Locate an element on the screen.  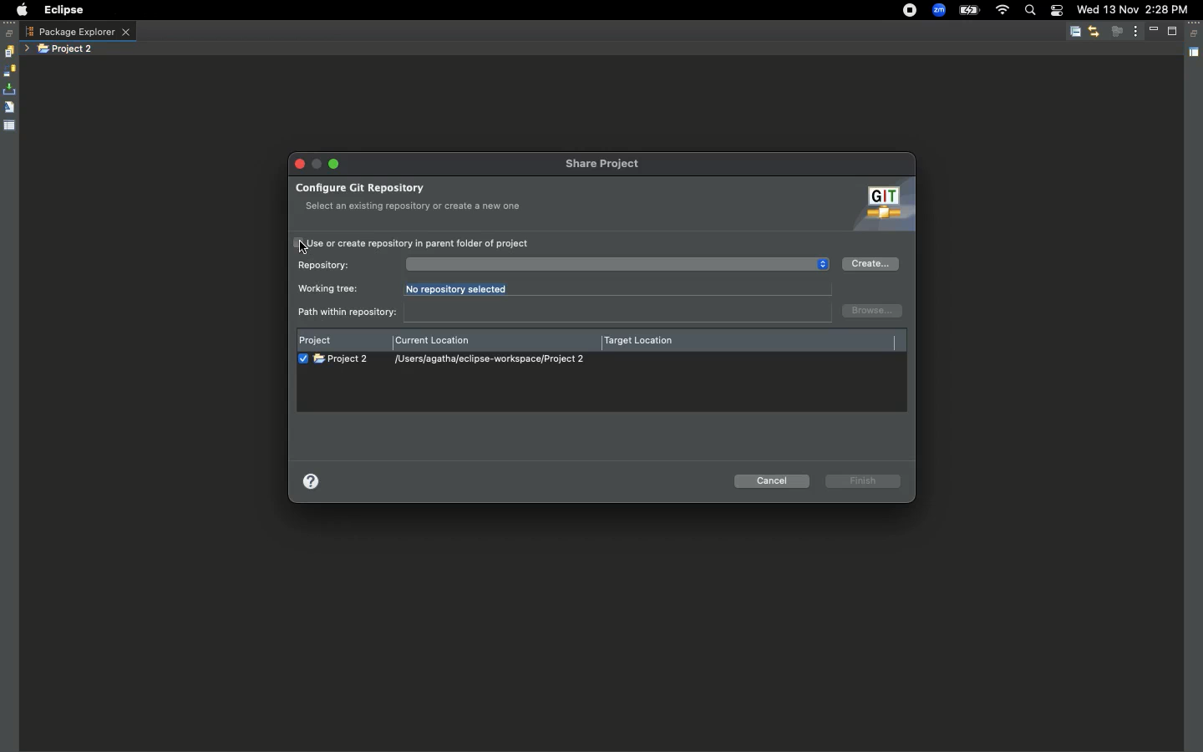
Browse... is located at coordinates (874, 310).